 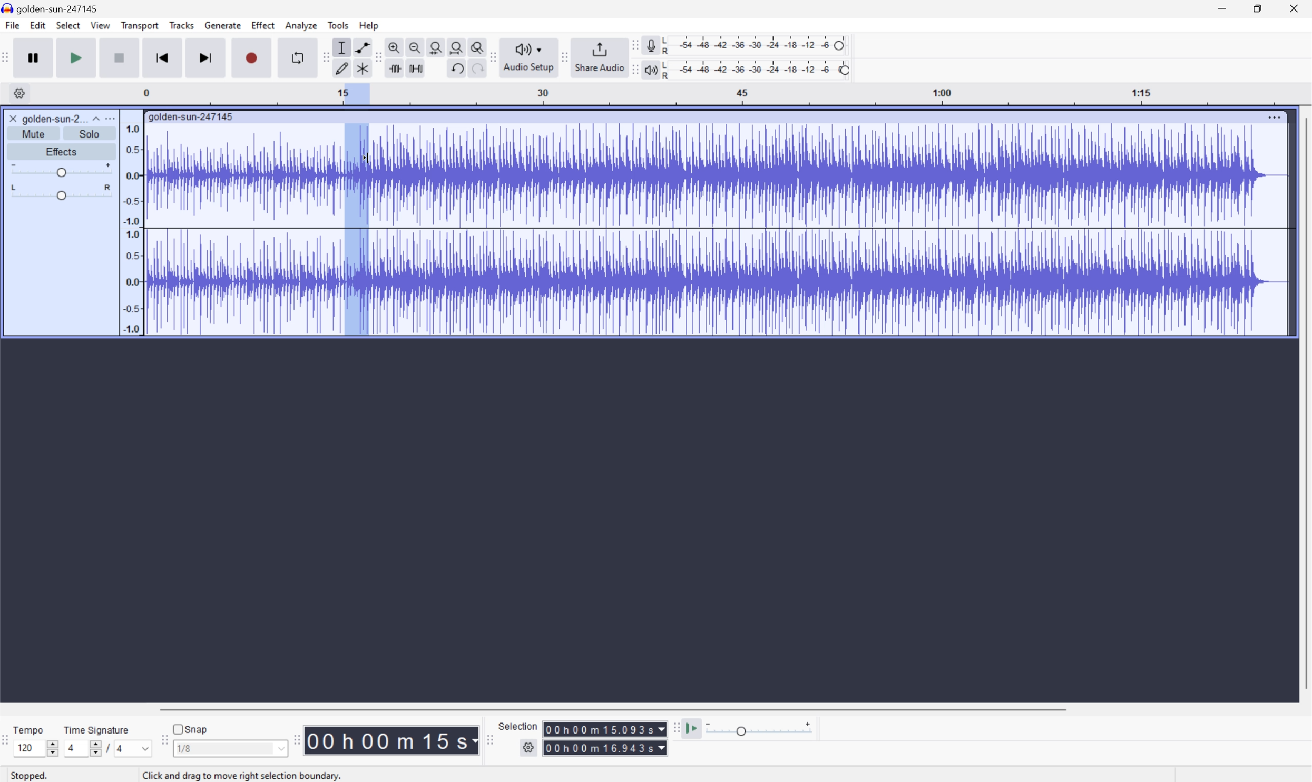 I want to click on Selection, so click(x=518, y=726).